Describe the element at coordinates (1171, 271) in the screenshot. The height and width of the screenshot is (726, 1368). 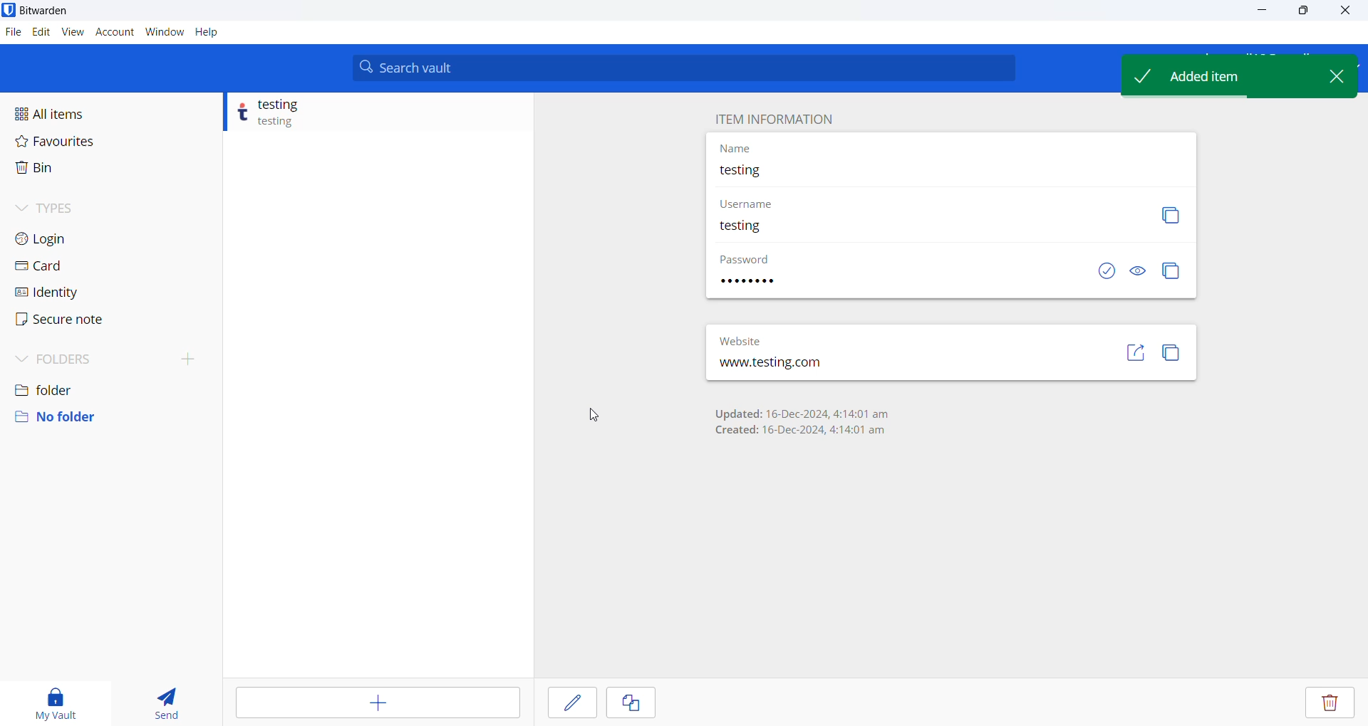
I see `copy` at that location.